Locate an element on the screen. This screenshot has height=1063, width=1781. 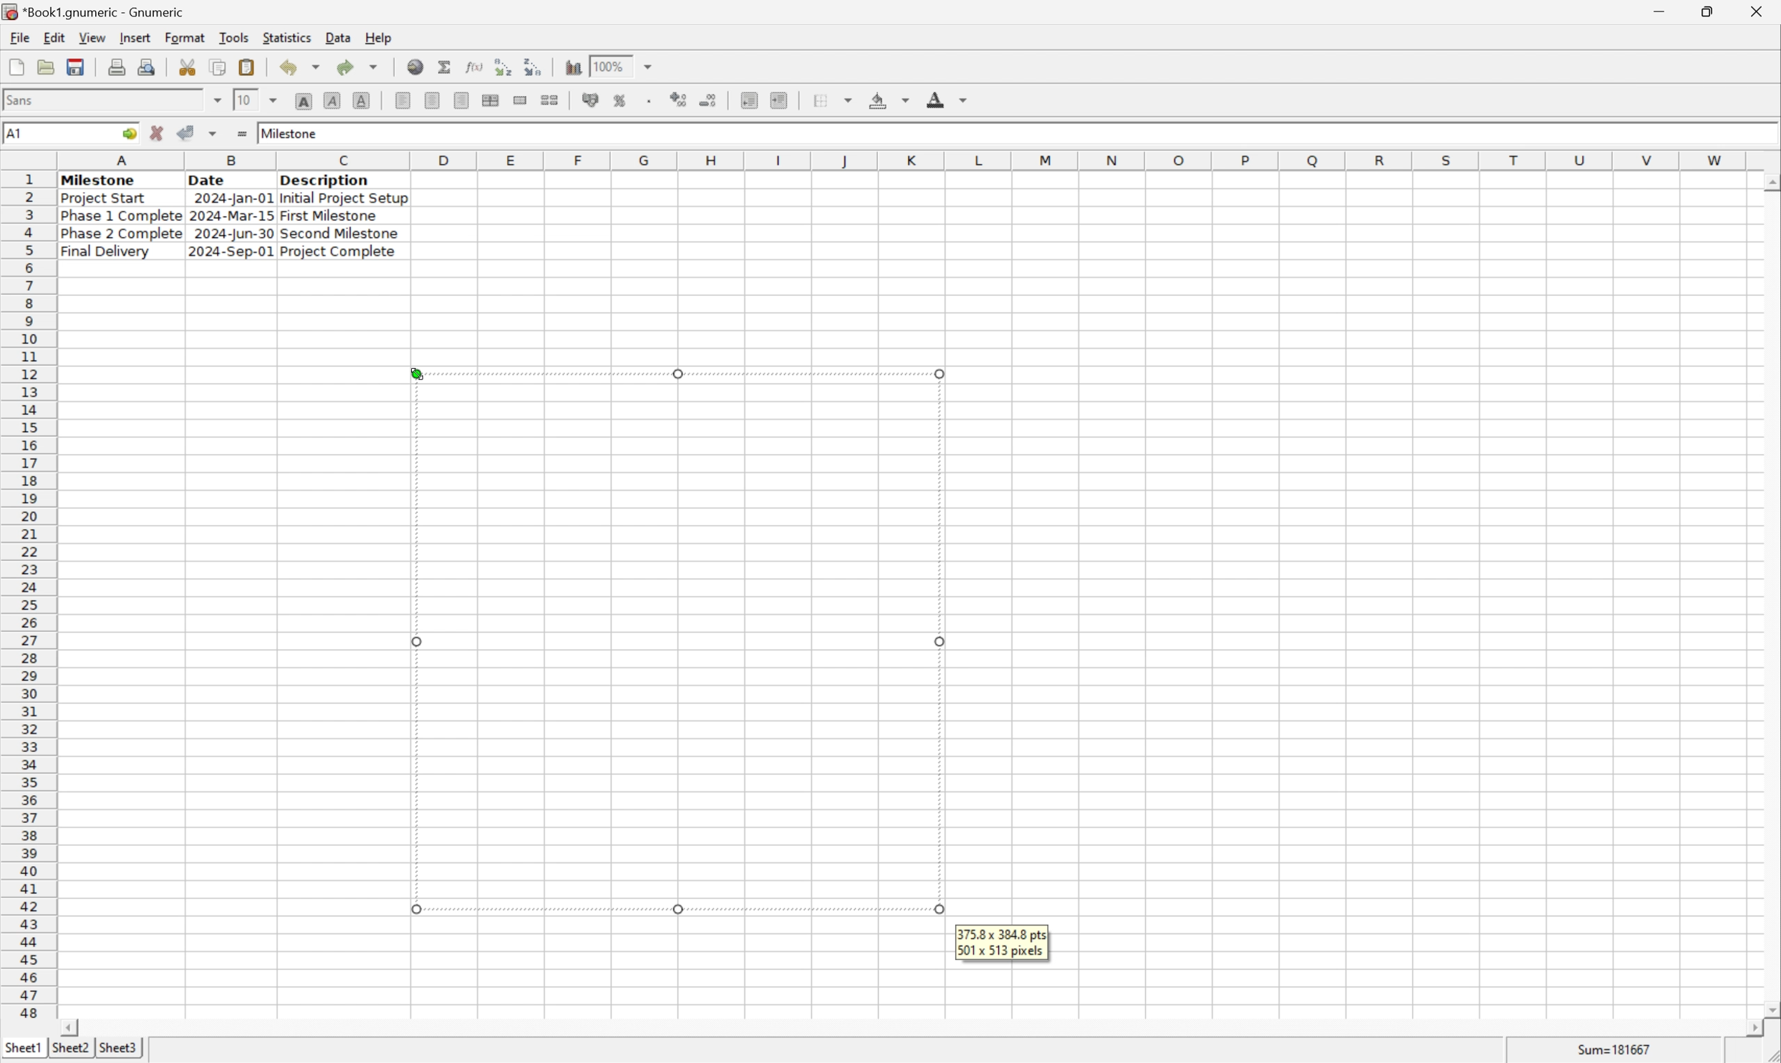
italic is located at coordinates (333, 100).